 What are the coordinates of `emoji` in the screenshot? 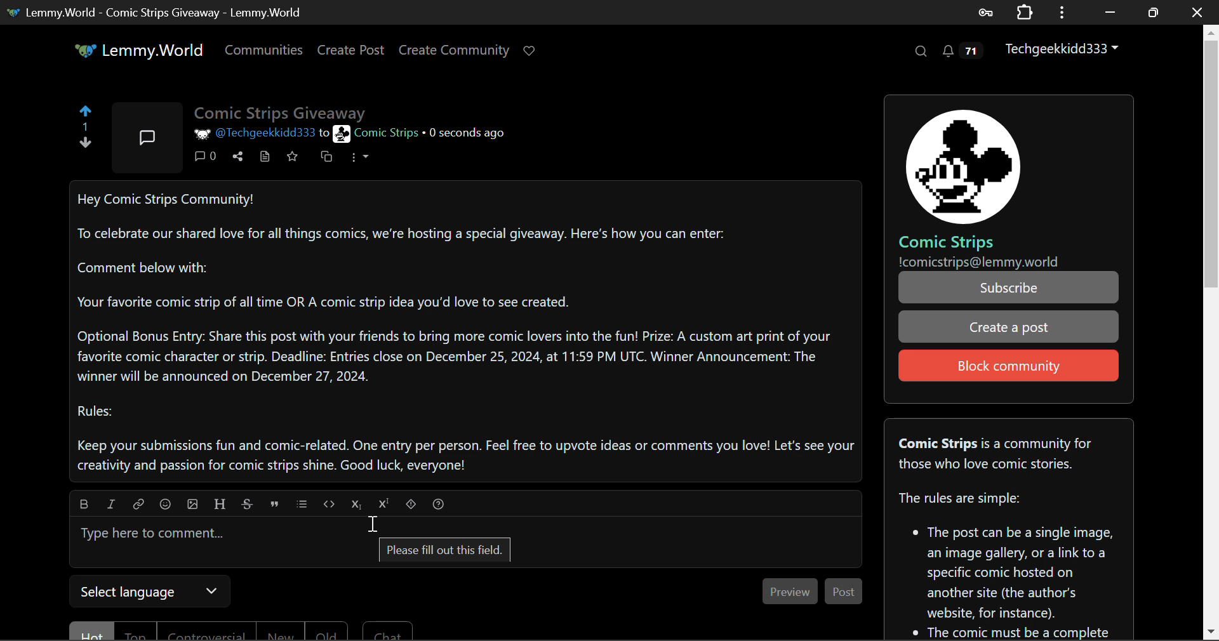 It's located at (165, 502).